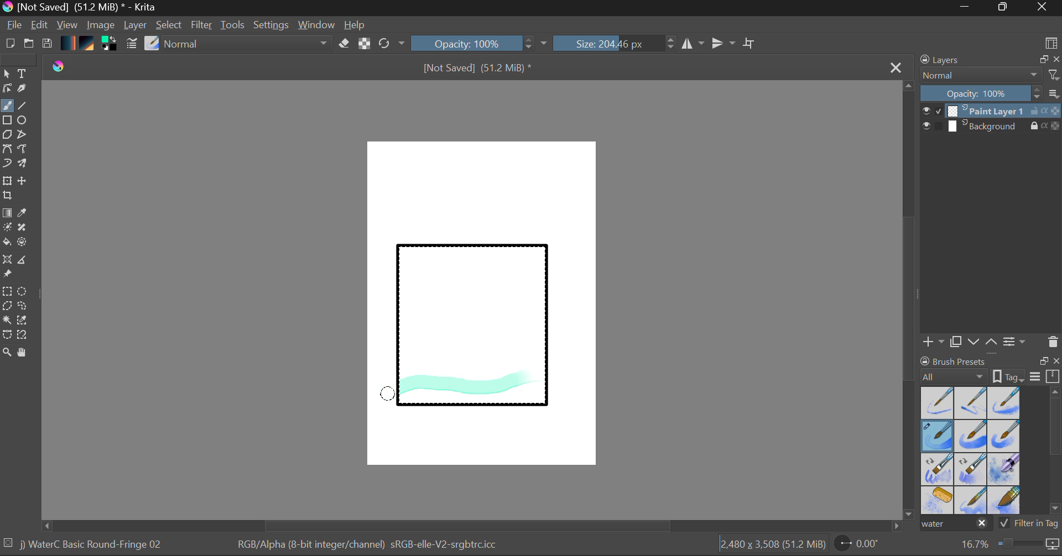 This screenshot has height=556, width=1062. Describe the element at coordinates (23, 72) in the screenshot. I see `Text` at that location.